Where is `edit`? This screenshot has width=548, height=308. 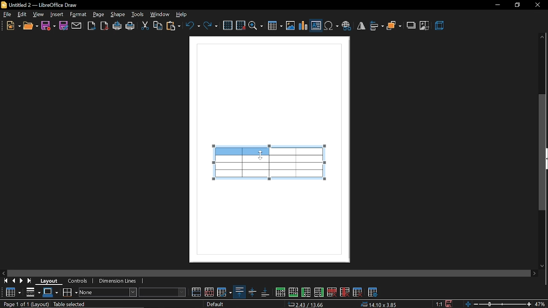 edit is located at coordinates (21, 14).